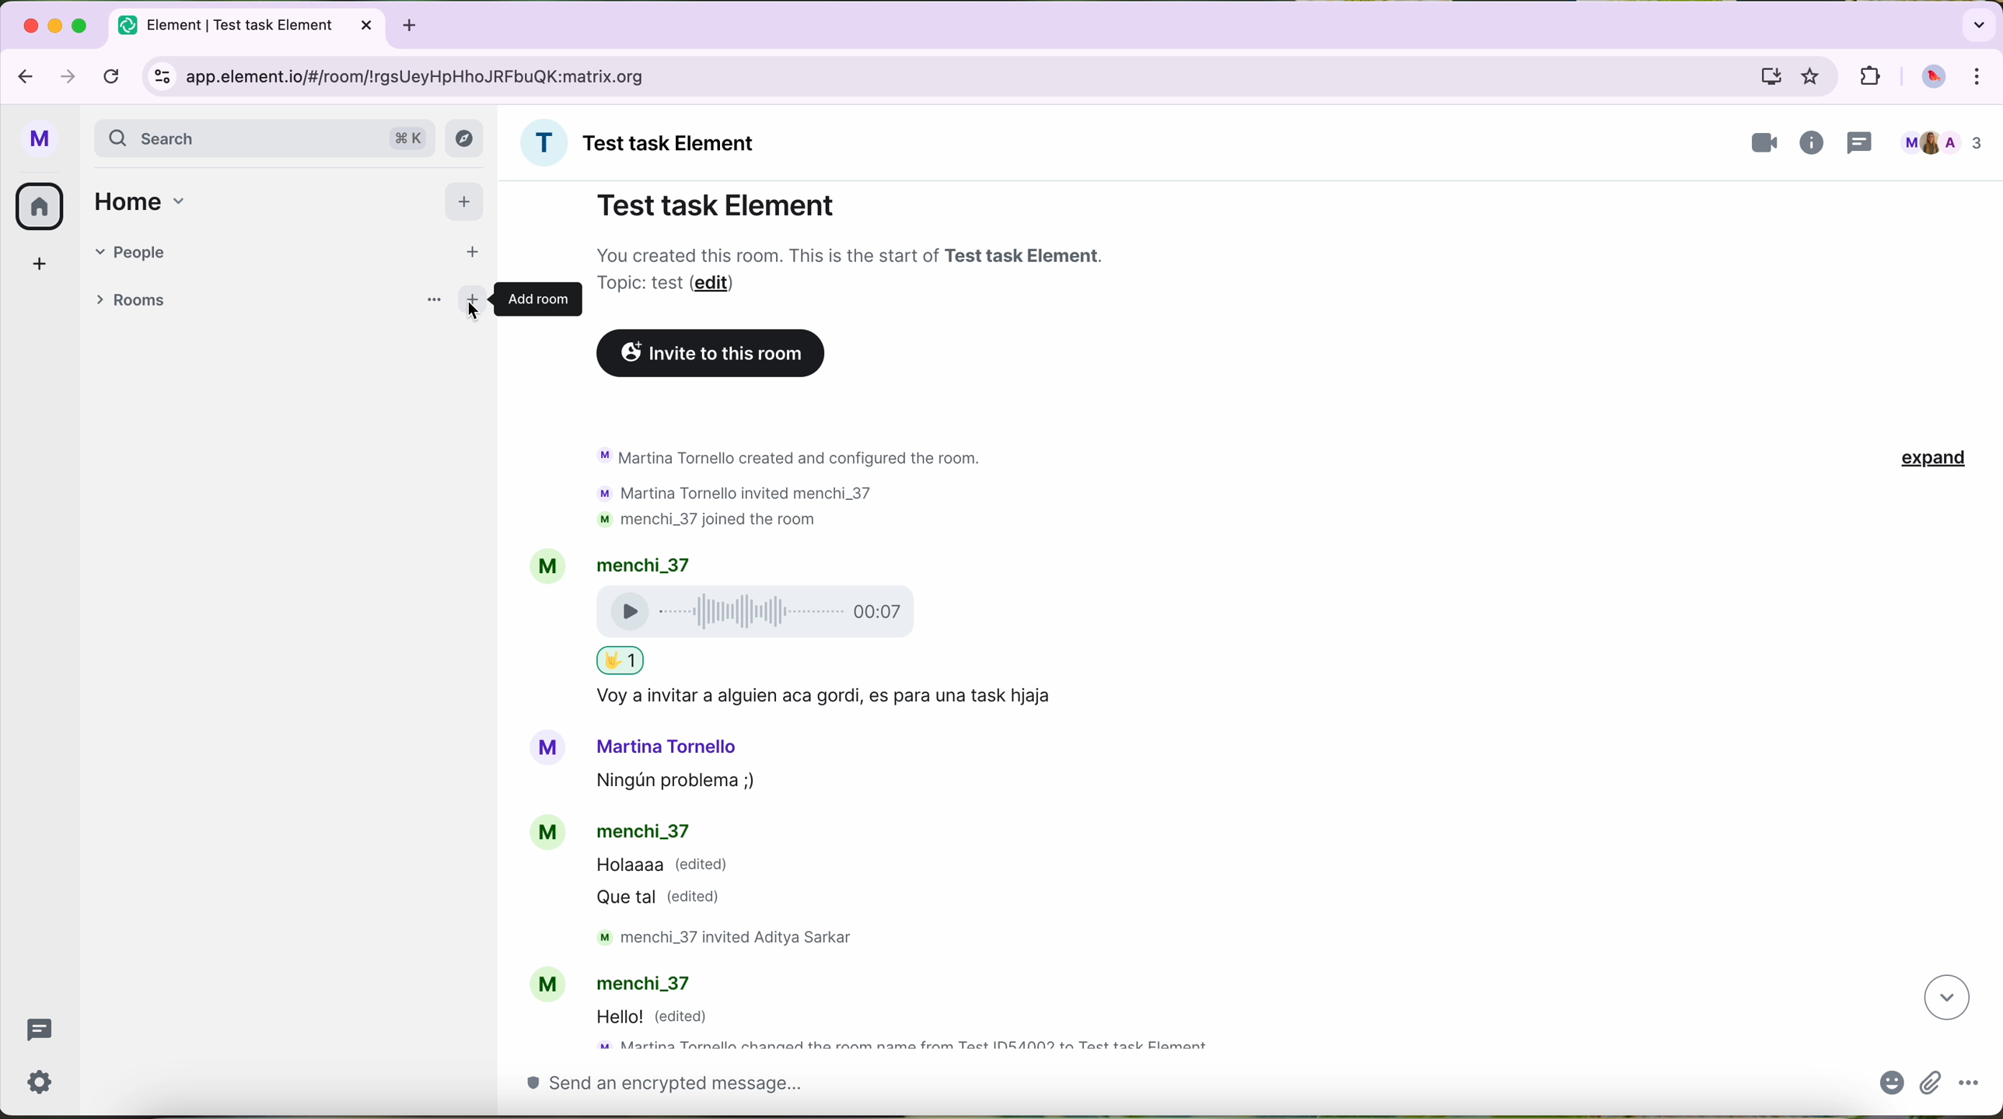  What do you see at coordinates (68, 75) in the screenshot?
I see `navigate foward` at bounding box center [68, 75].